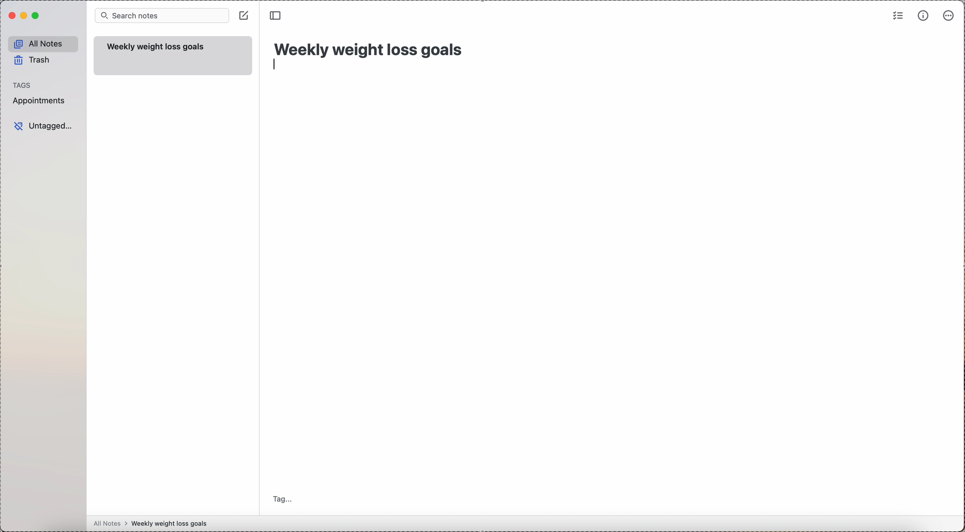 This screenshot has height=532, width=965. What do you see at coordinates (12, 15) in the screenshot?
I see `close Simplenote` at bounding box center [12, 15].